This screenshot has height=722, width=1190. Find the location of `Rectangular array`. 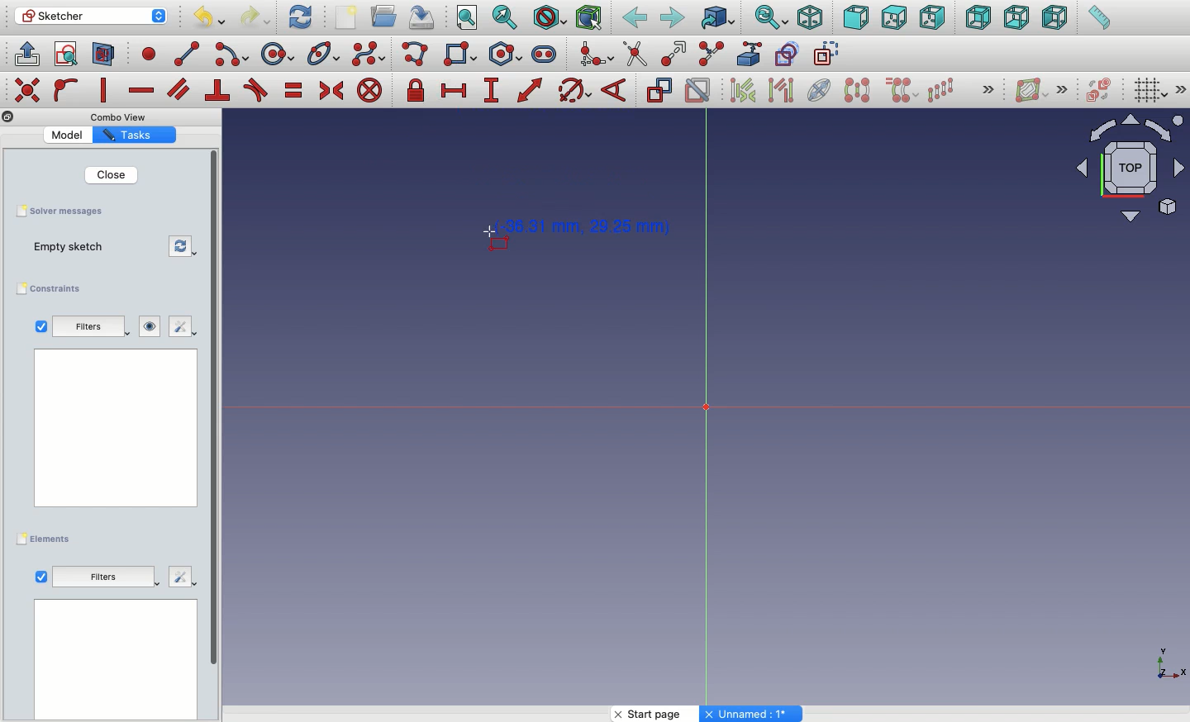

Rectangular array is located at coordinates (942, 90).